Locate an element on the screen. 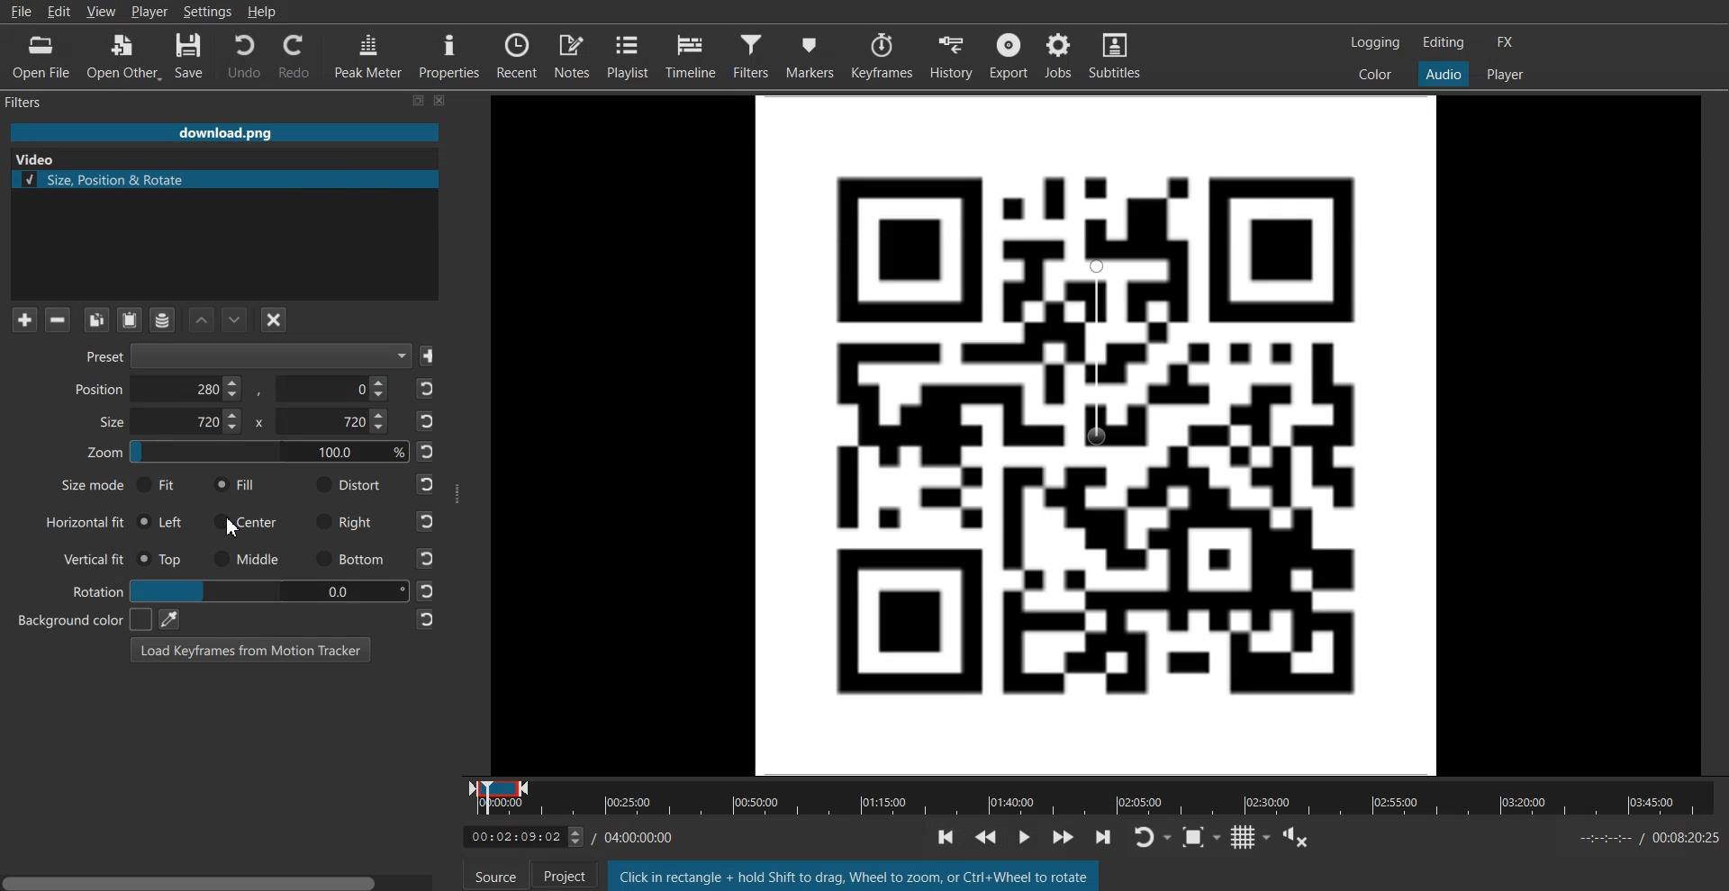  Vertical fit is located at coordinates (87, 557).